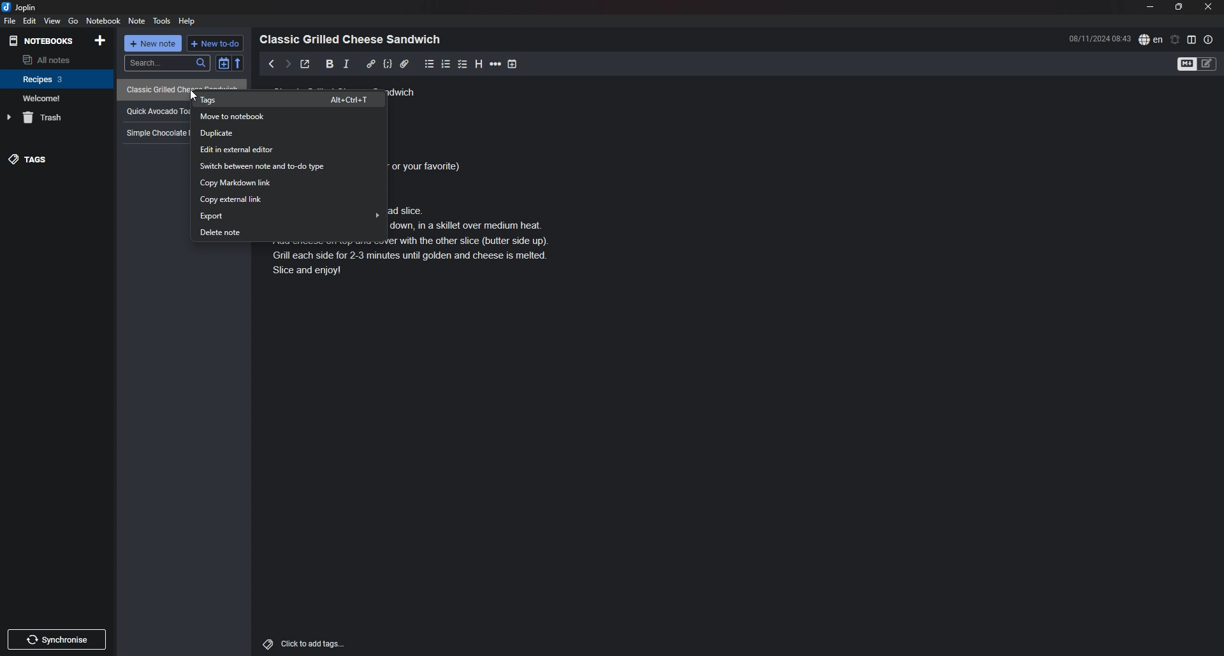 This screenshot has width=1224, height=656. Describe the element at coordinates (1151, 7) in the screenshot. I see `minimize` at that location.